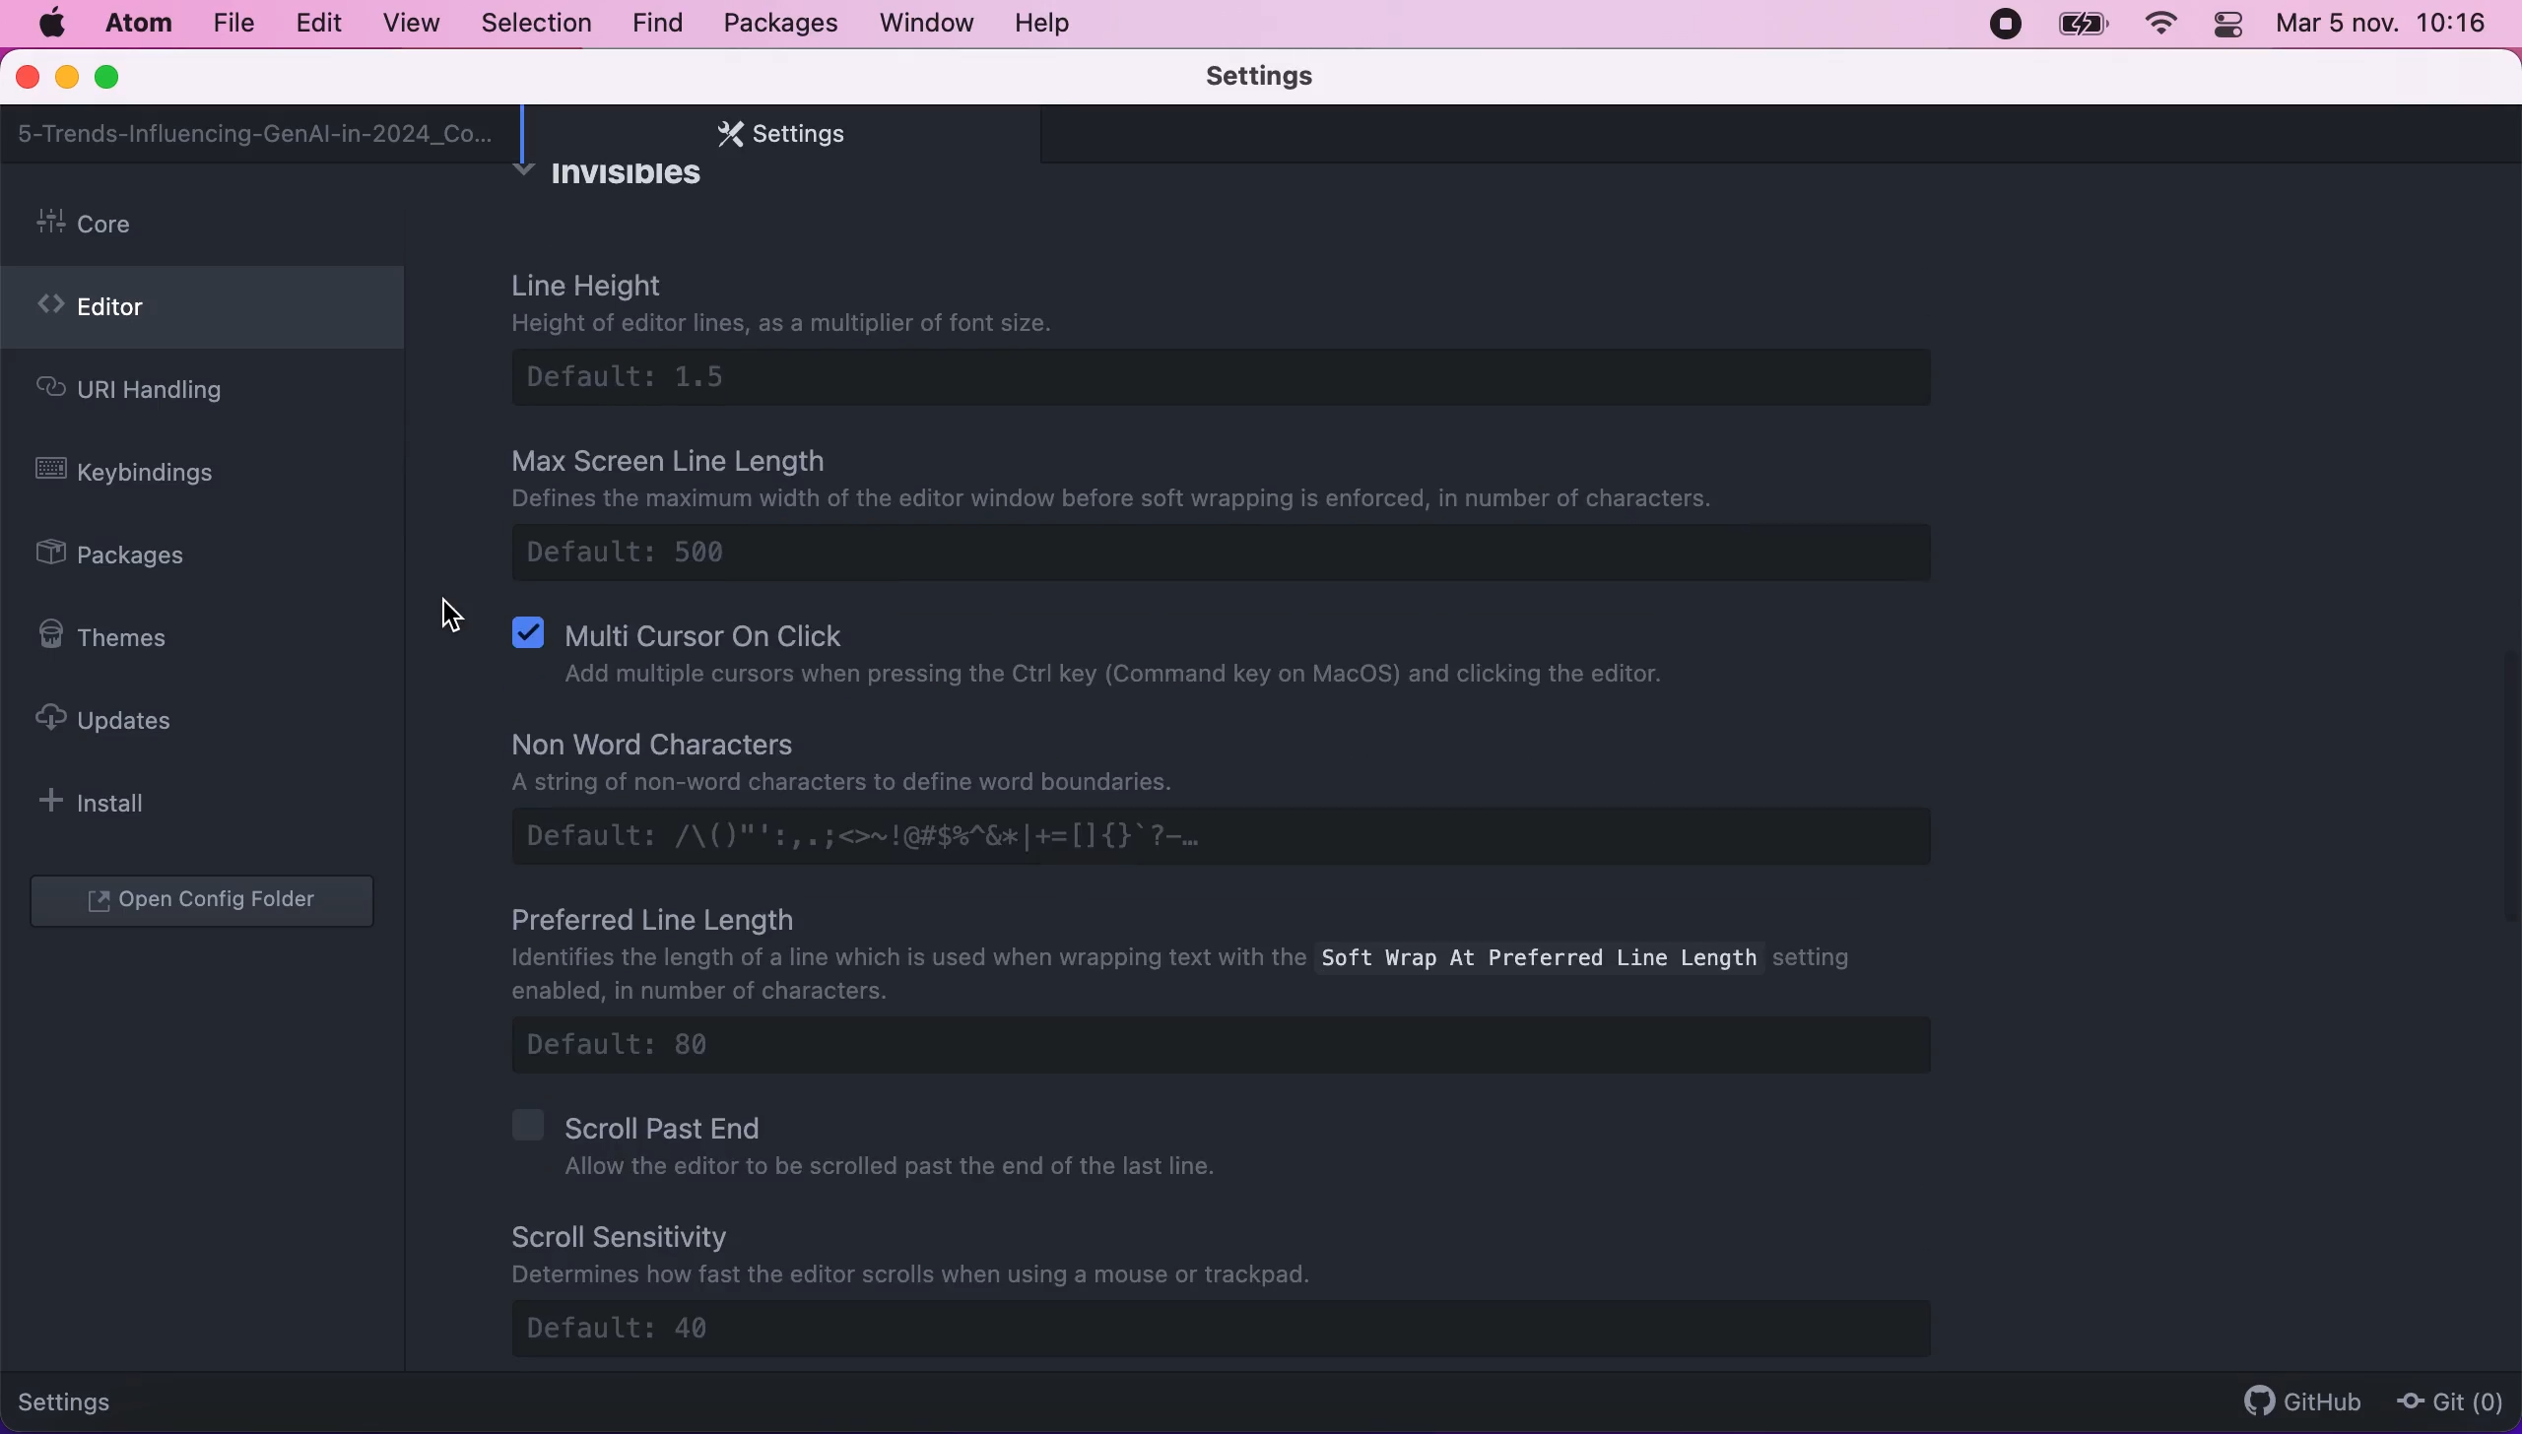 The height and width of the screenshot is (1434, 2522). What do you see at coordinates (539, 25) in the screenshot?
I see `selection` at bounding box center [539, 25].